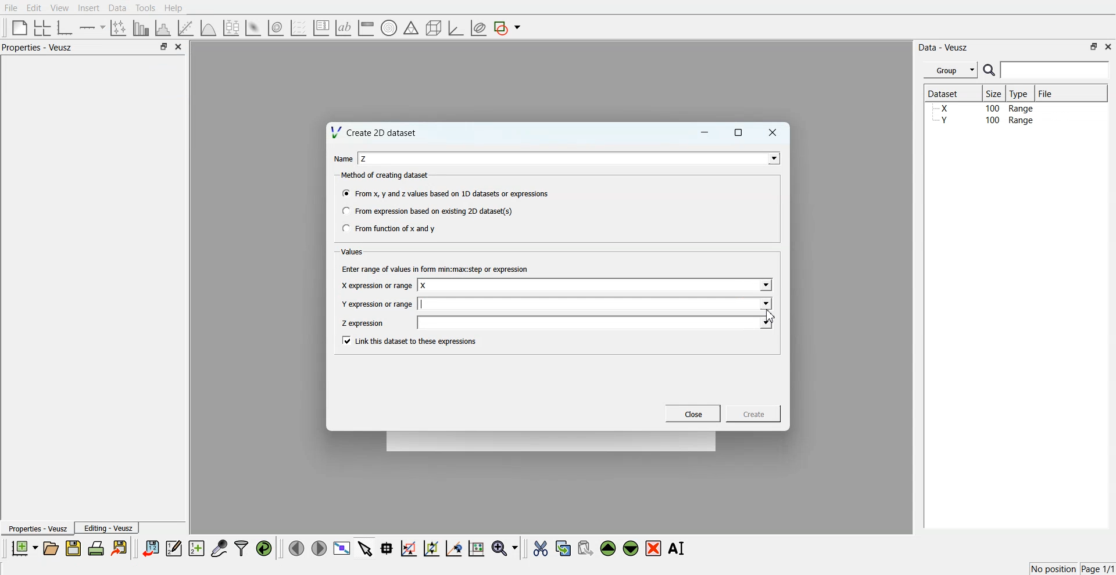  I want to click on Filter dataset, so click(241, 548).